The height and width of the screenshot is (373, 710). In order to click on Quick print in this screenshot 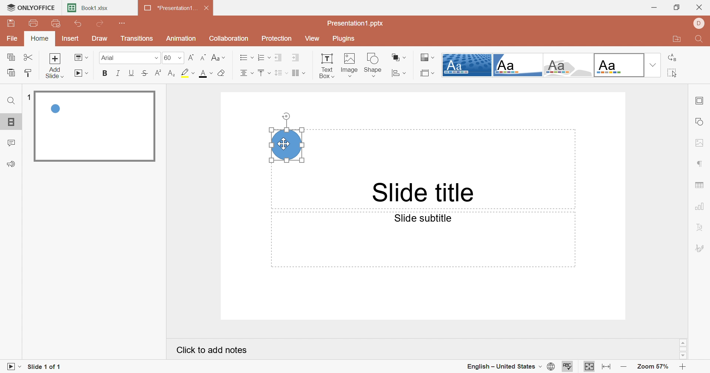, I will do `click(55, 24)`.